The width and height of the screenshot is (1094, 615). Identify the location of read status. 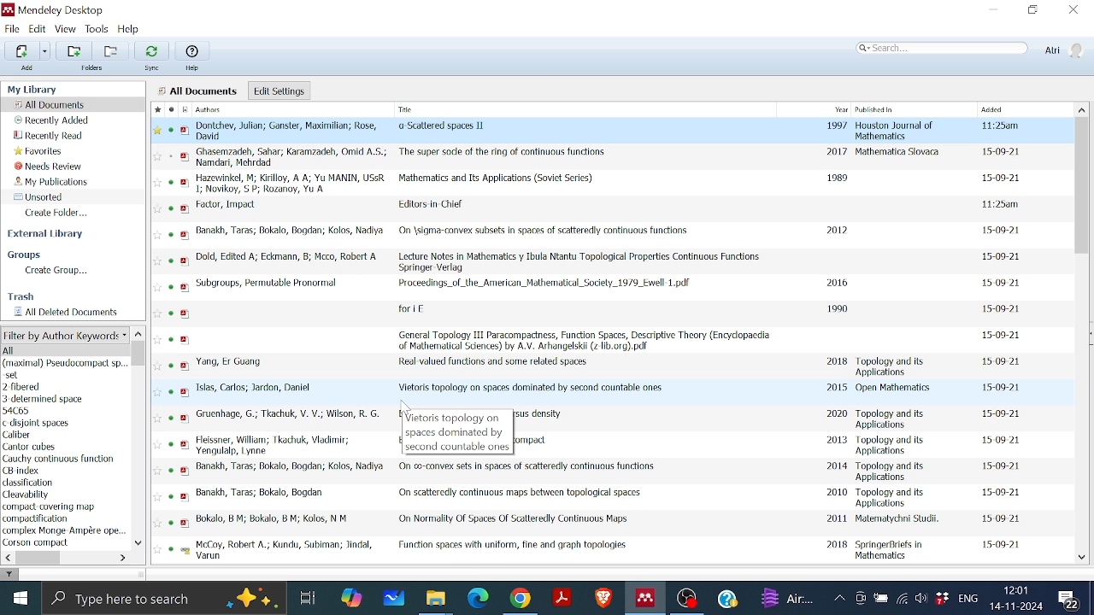
(173, 367).